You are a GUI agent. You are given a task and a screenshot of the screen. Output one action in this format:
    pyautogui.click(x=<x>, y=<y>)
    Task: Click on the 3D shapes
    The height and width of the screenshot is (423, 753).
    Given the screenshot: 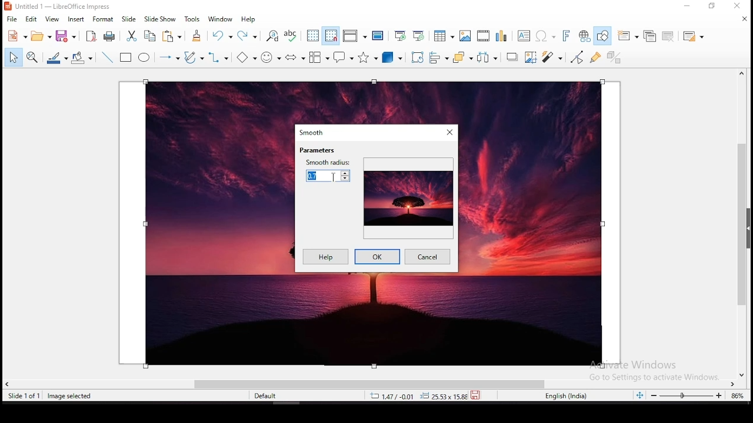 What is the action you would take?
    pyautogui.click(x=392, y=59)
    